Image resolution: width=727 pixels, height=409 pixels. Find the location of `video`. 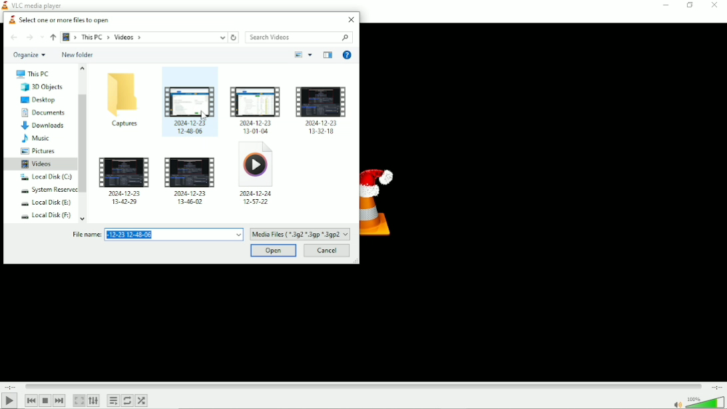

video is located at coordinates (188, 109).